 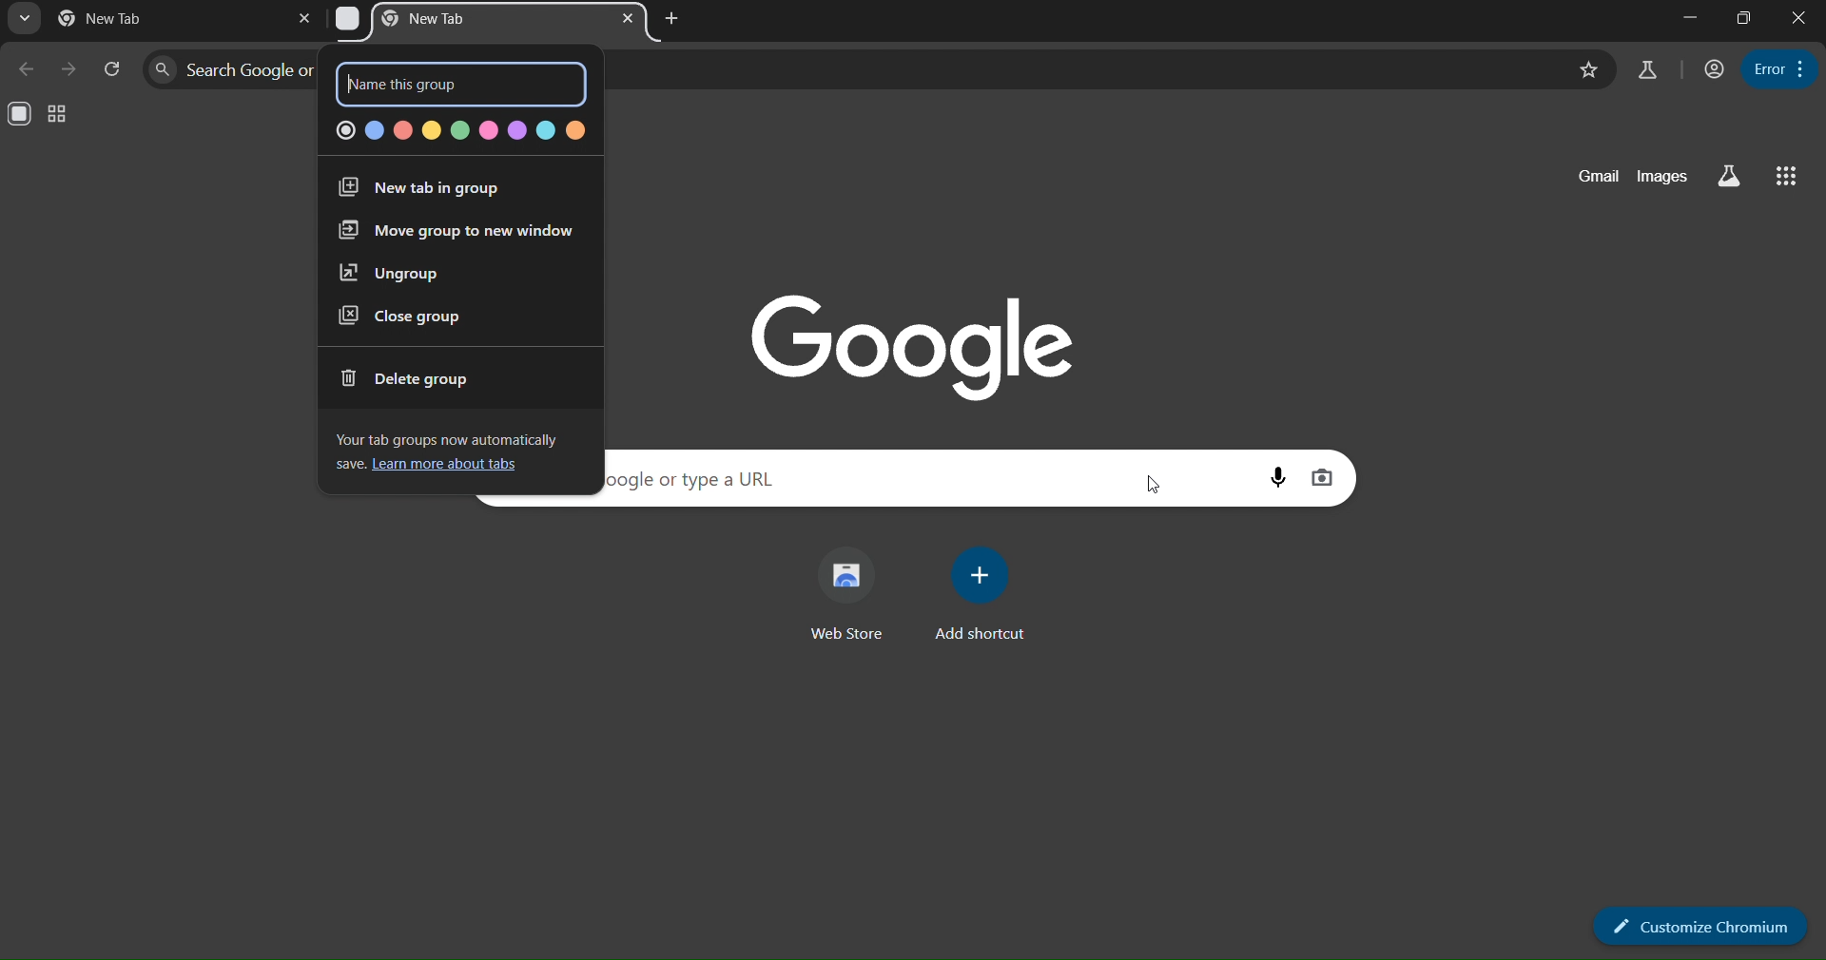 I want to click on go back one page, so click(x=27, y=70).